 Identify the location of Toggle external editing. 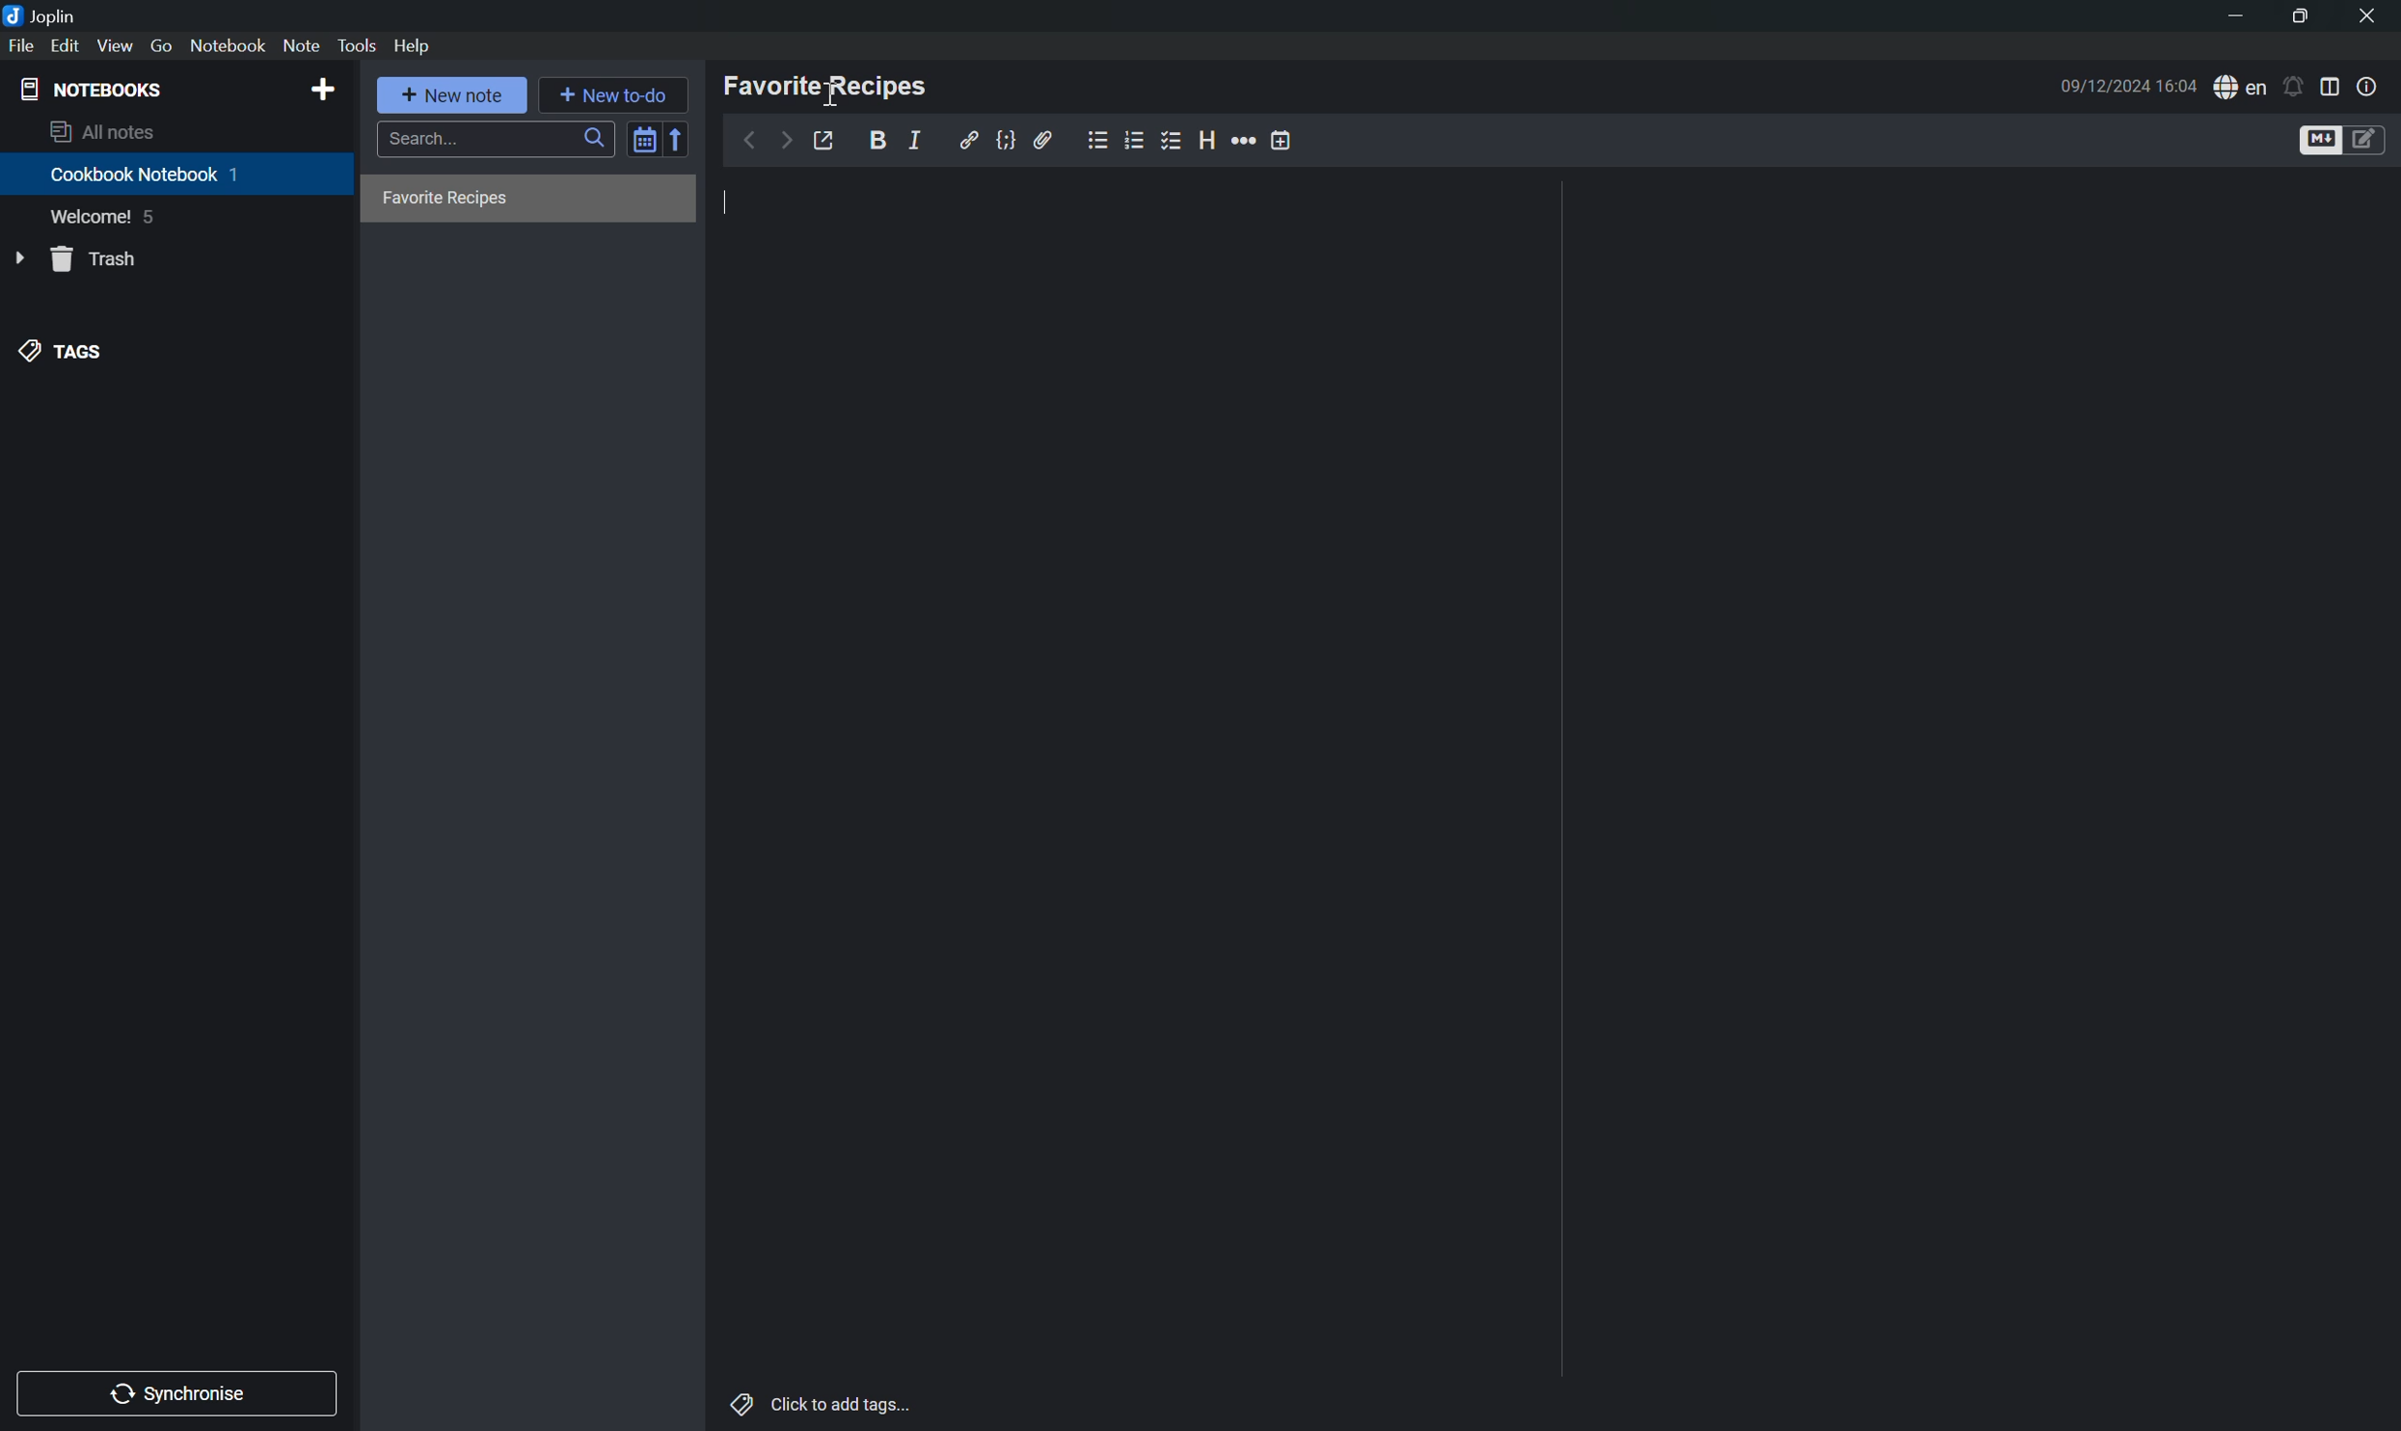
(827, 139).